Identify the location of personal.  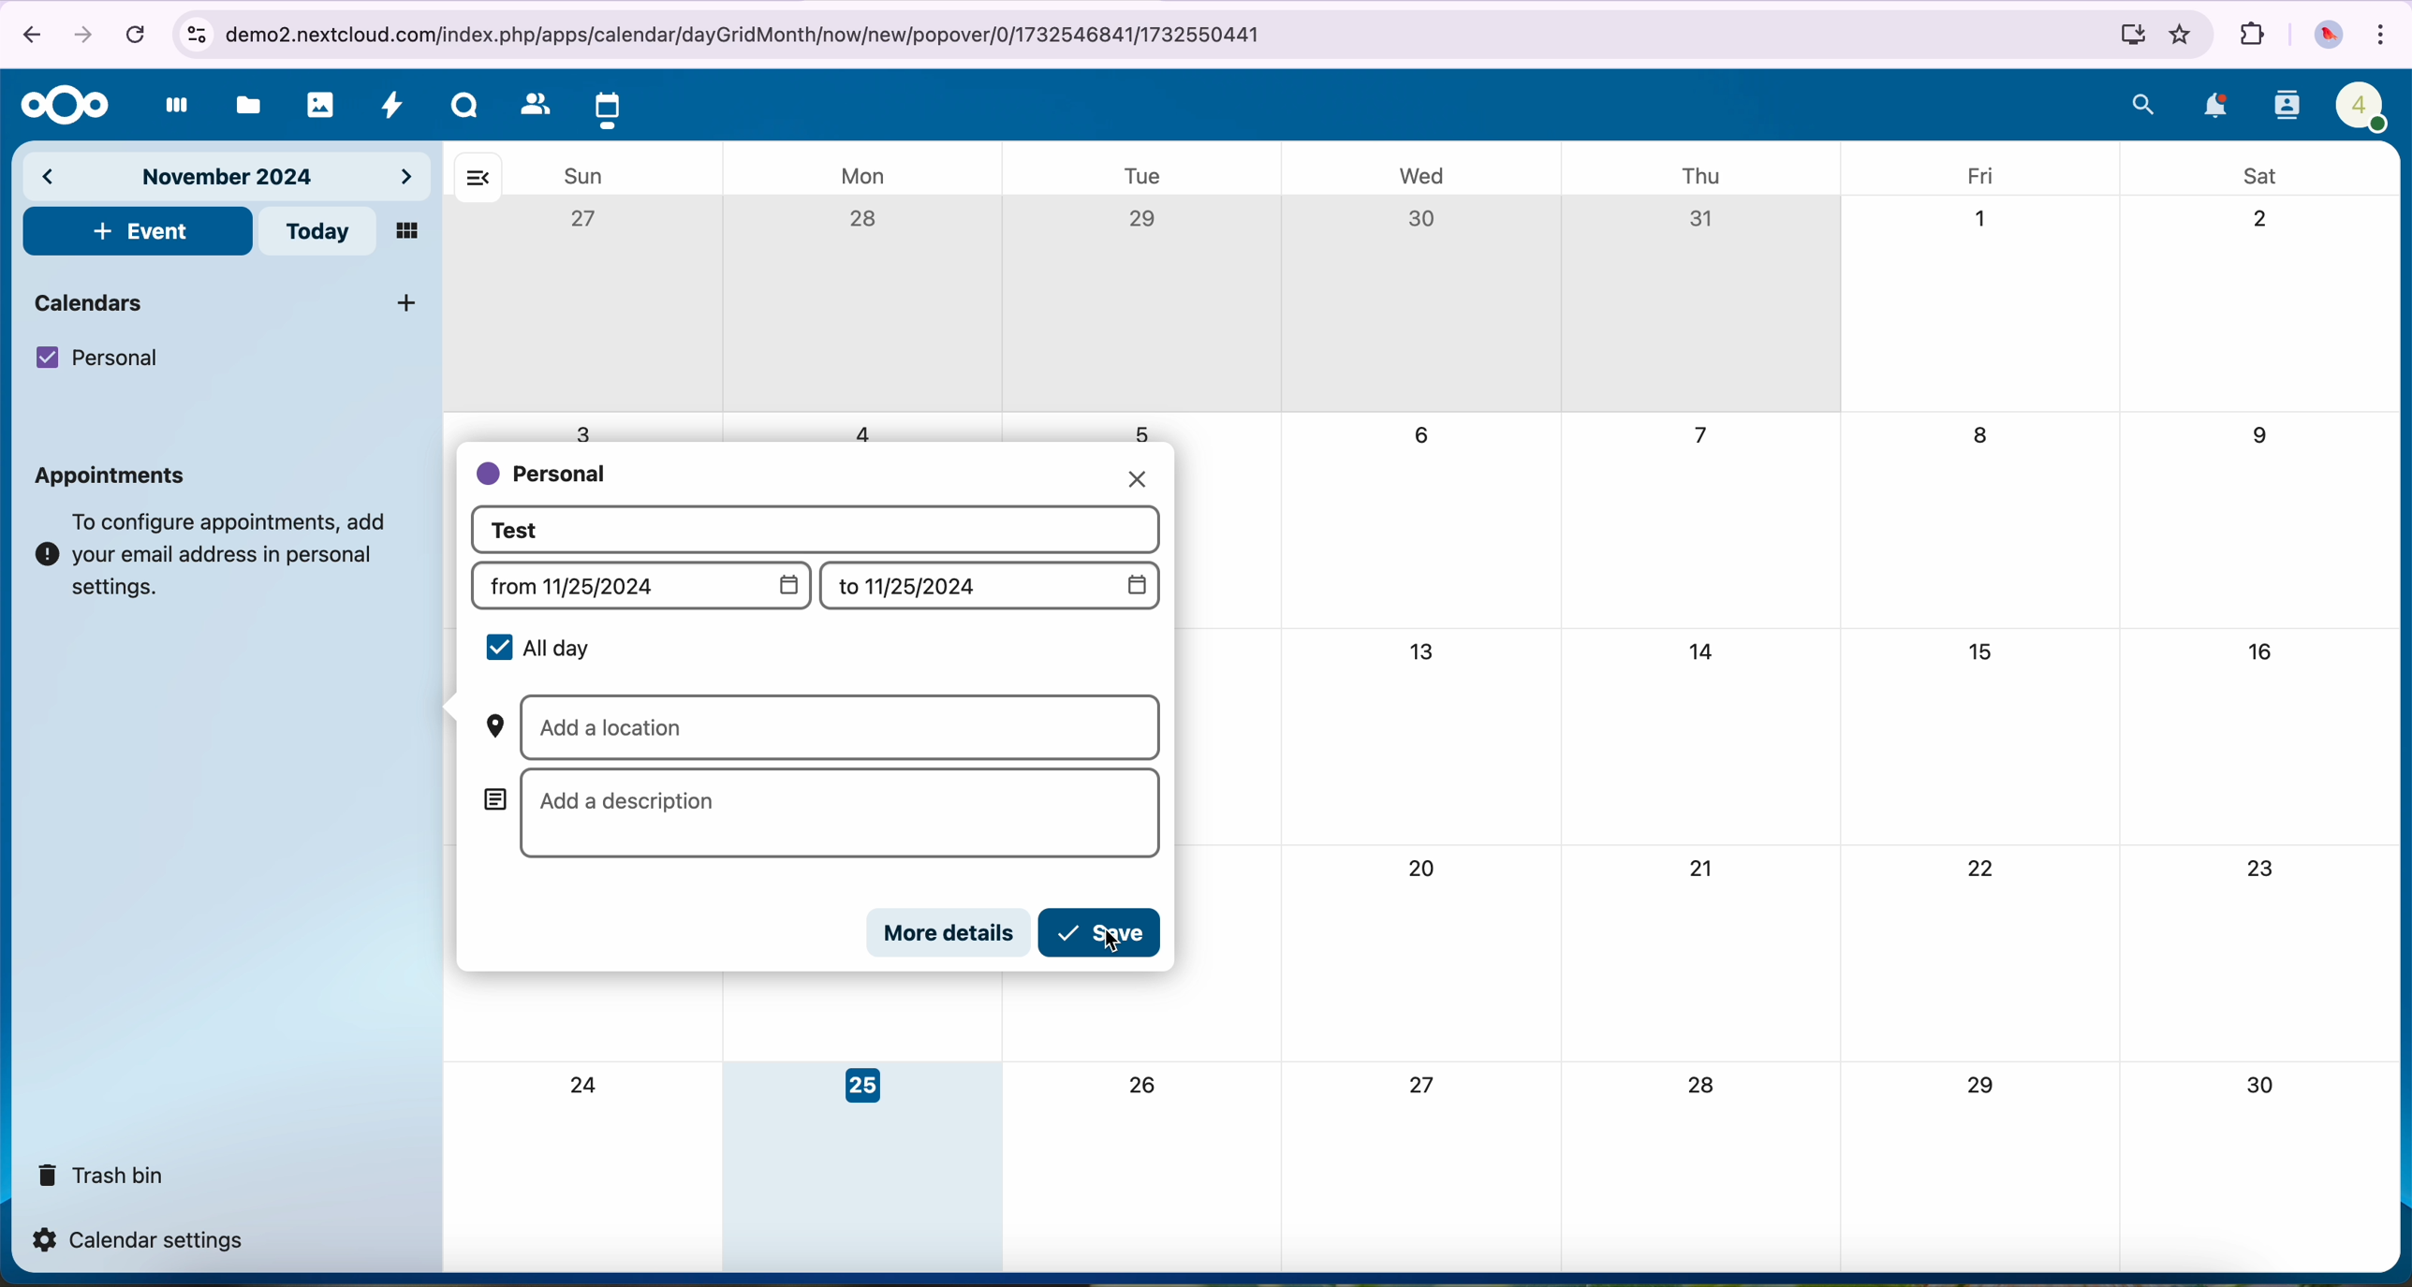
(97, 358).